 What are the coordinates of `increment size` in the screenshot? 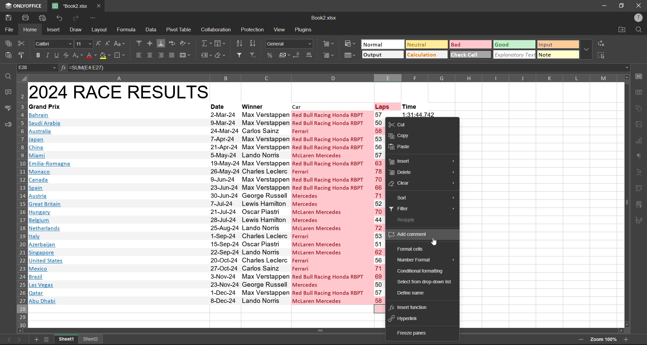 It's located at (99, 43).